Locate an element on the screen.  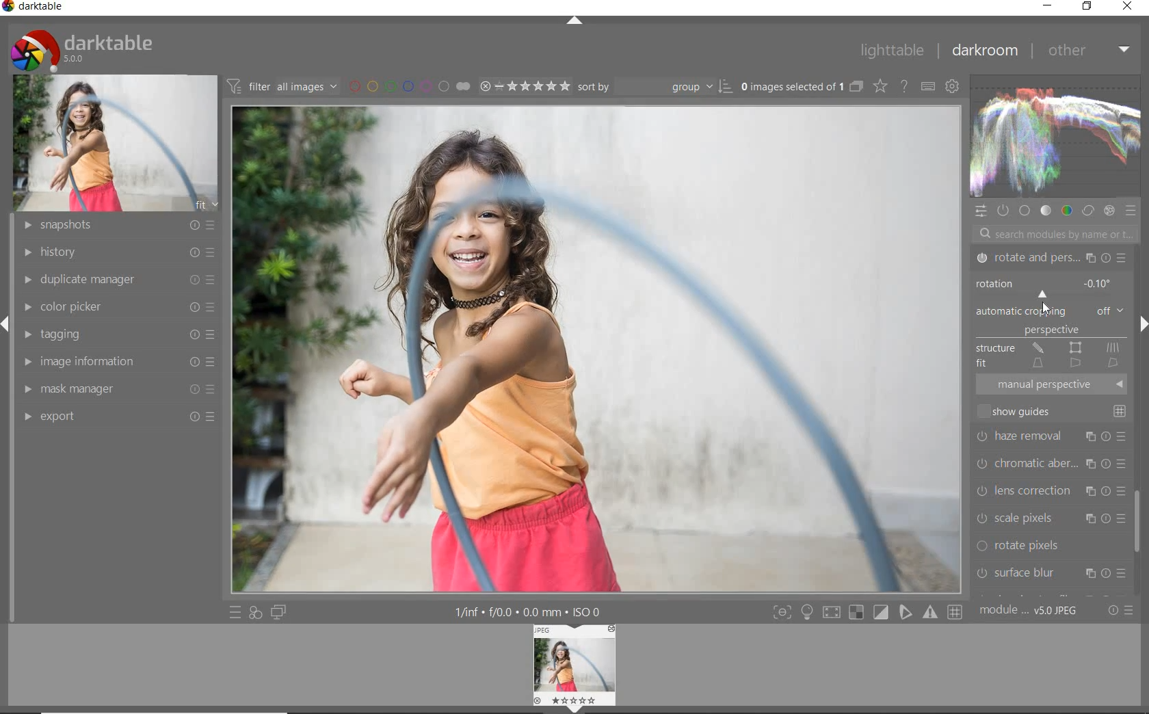
export is located at coordinates (120, 415).